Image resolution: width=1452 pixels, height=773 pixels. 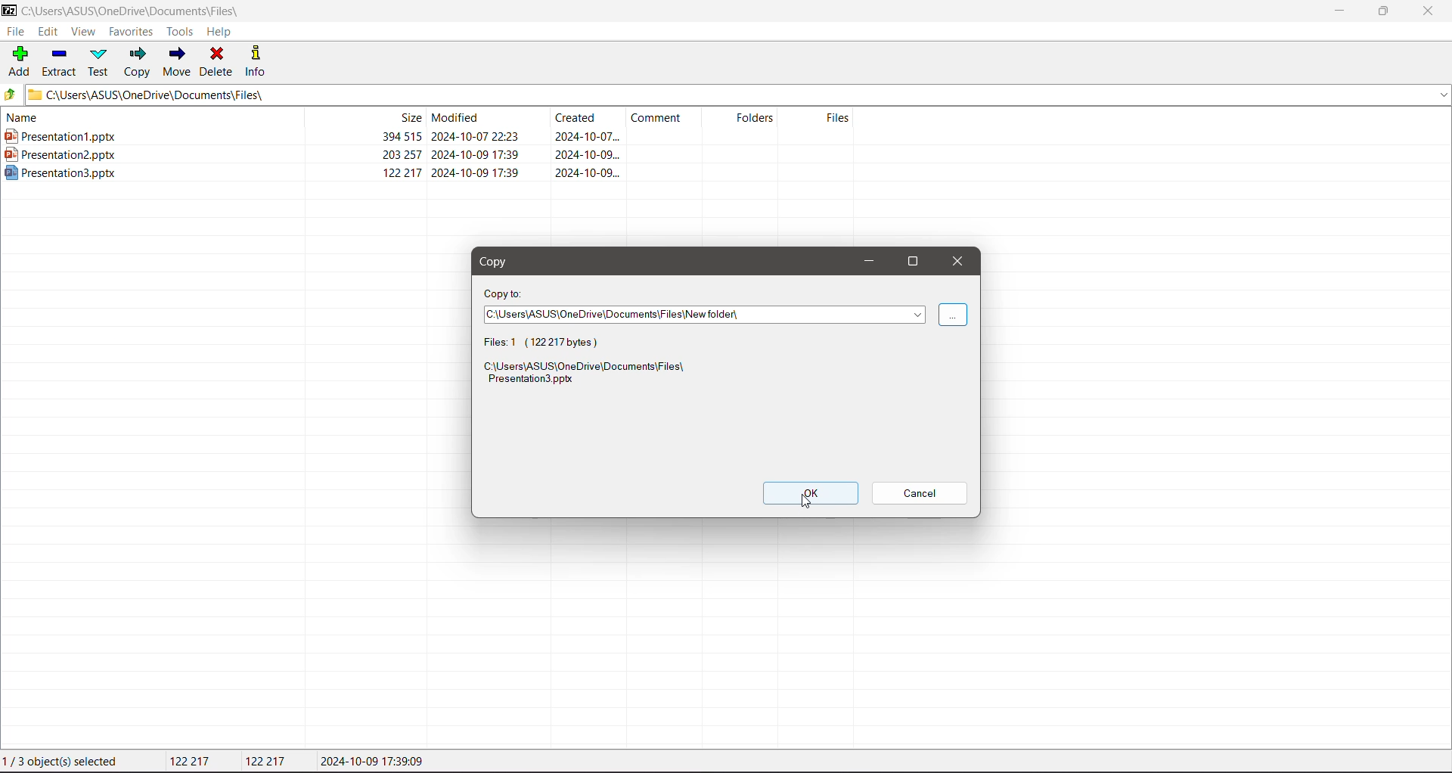 I want to click on Copy To, so click(x=505, y=293).